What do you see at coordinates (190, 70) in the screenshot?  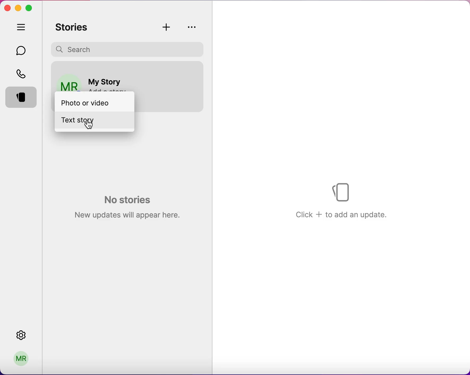 I see `52m` at bounding box center [190, 70].